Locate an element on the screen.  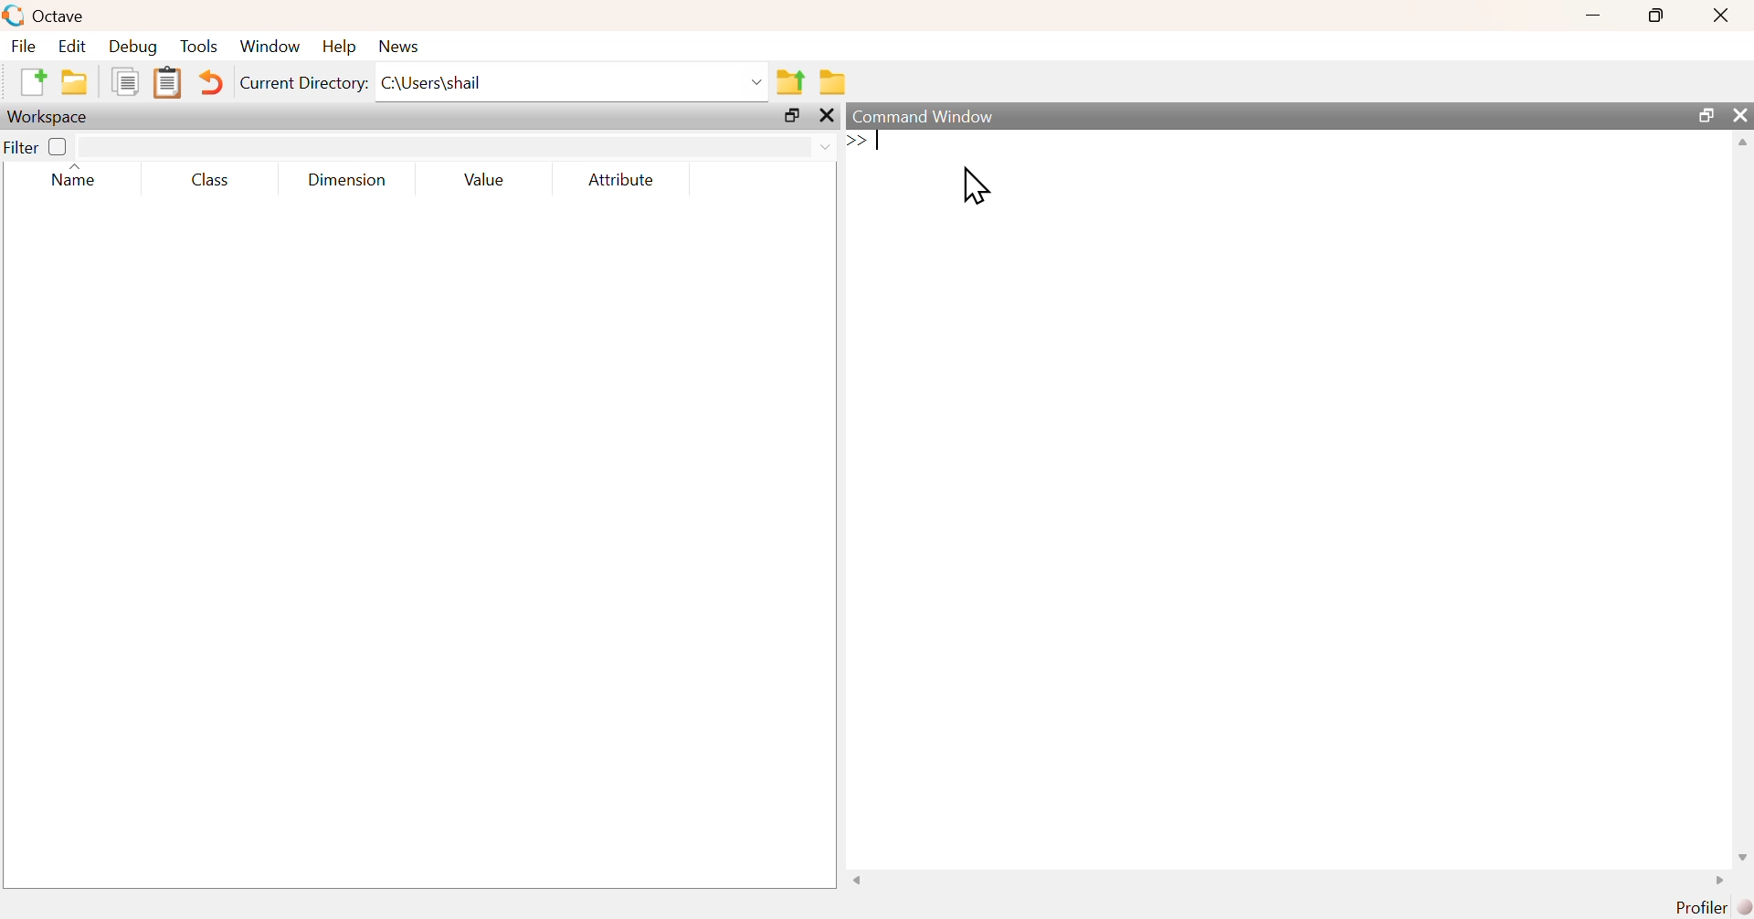
Scroll up is located at coordinates (1740, 143).